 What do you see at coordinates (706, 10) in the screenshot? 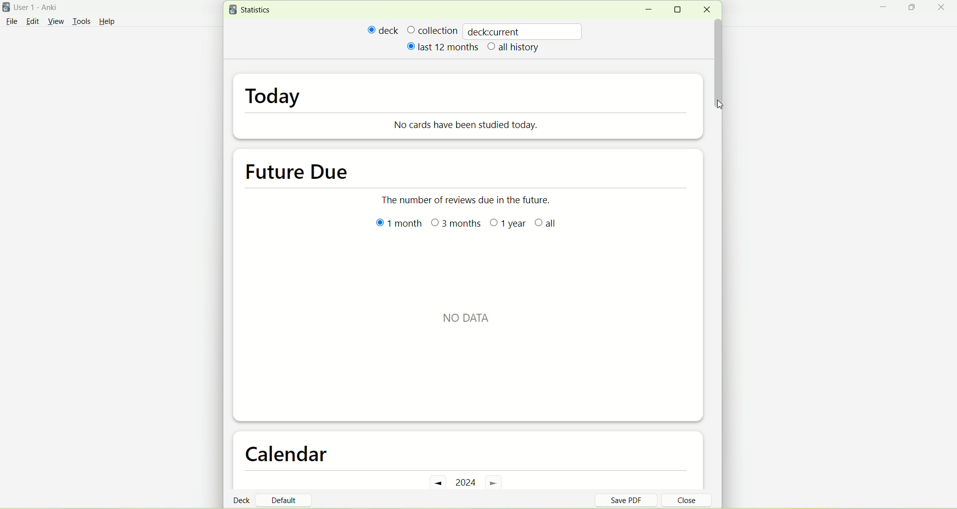
I see `close` at bounding box center [706, 10].